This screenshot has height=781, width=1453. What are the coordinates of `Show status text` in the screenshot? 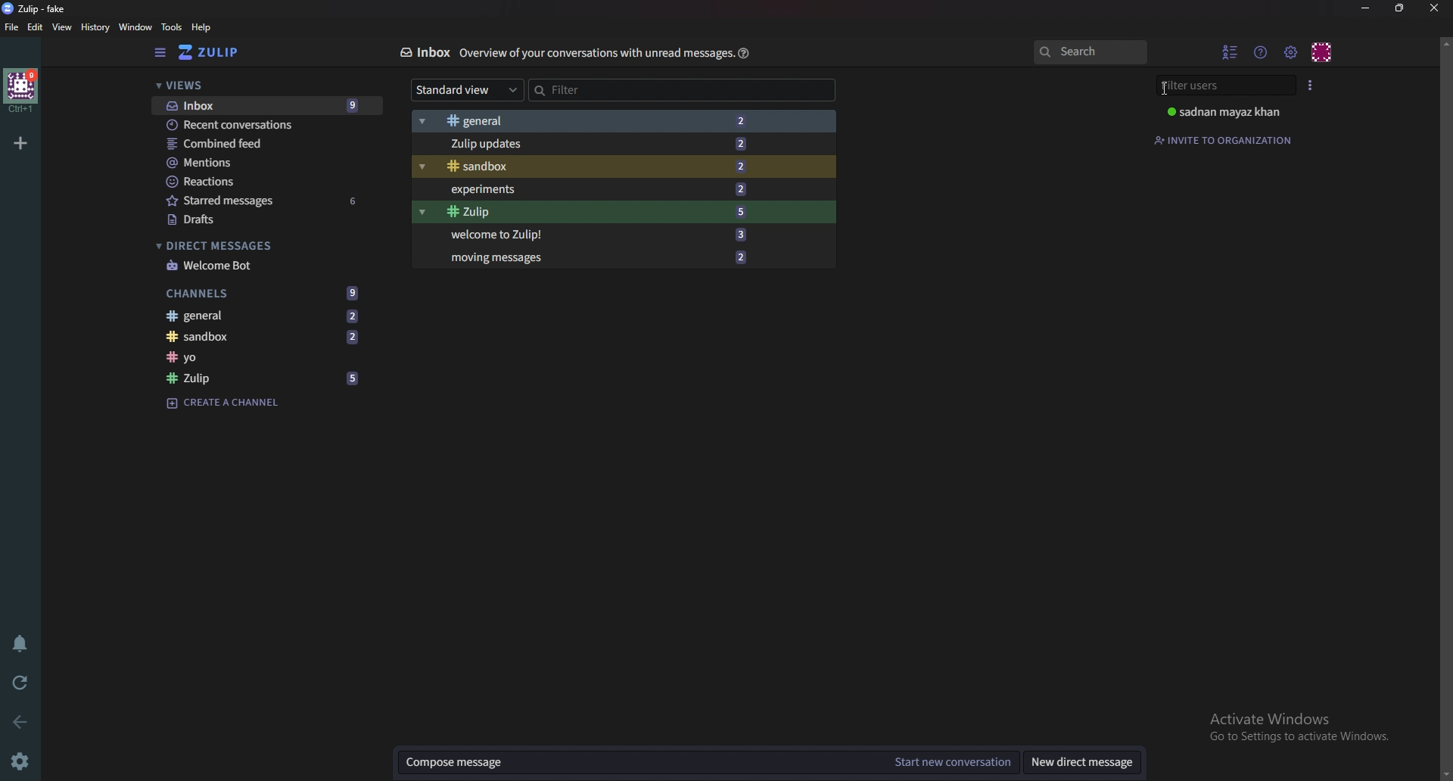 It's located at (1197, 91).